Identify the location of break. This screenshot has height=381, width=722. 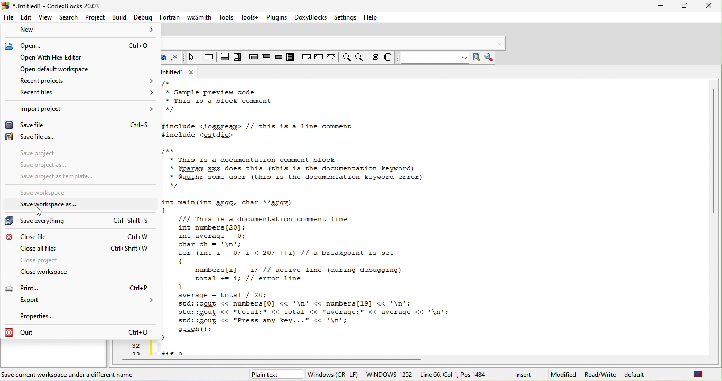
(306, 56).